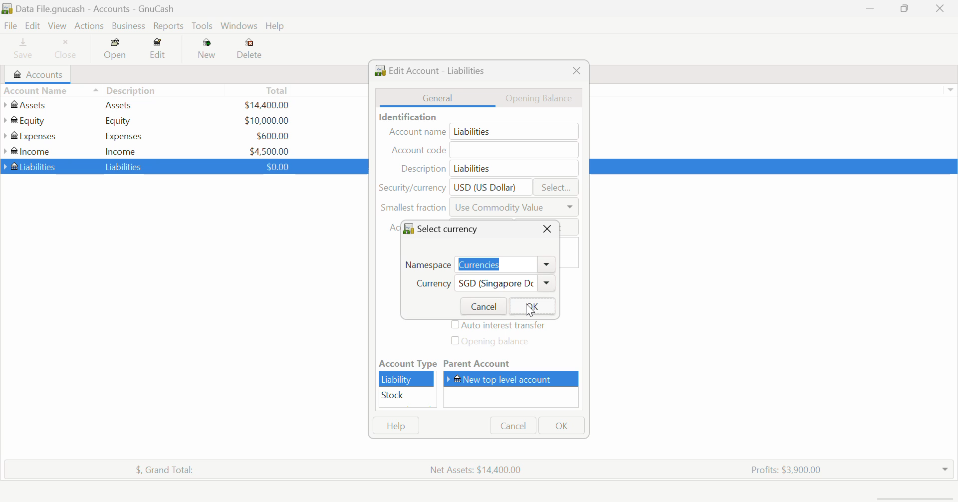 The height and width of the screenshot is (502, 958). Describe the element at coordinates (203, 26) in the screenshot. I see `Tools` at that location.